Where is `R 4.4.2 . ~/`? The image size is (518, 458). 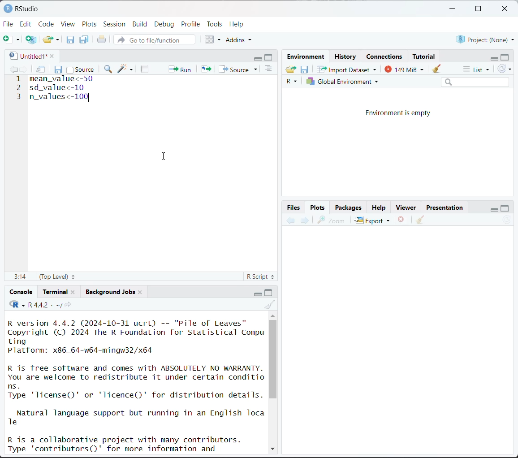
R 4.4.2 . ~/ is located at coordinates (44, 305).